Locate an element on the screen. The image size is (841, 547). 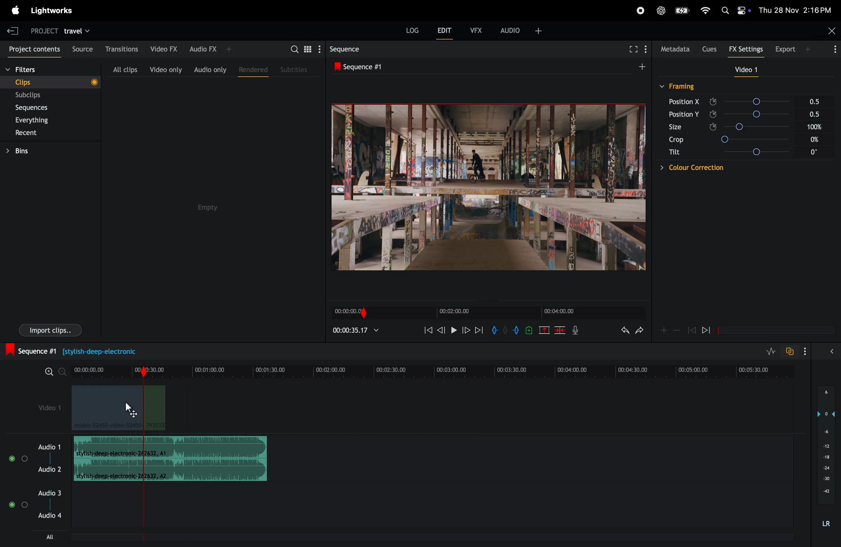
cues is located at coordinates (709, 48).